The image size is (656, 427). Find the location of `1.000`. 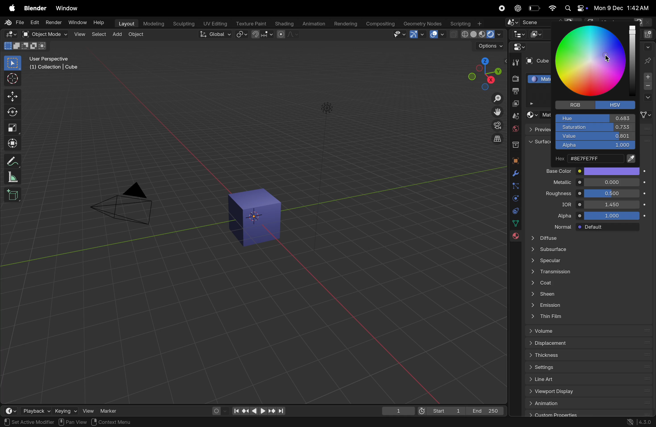

1.000 is located at coordinates (614, 216).